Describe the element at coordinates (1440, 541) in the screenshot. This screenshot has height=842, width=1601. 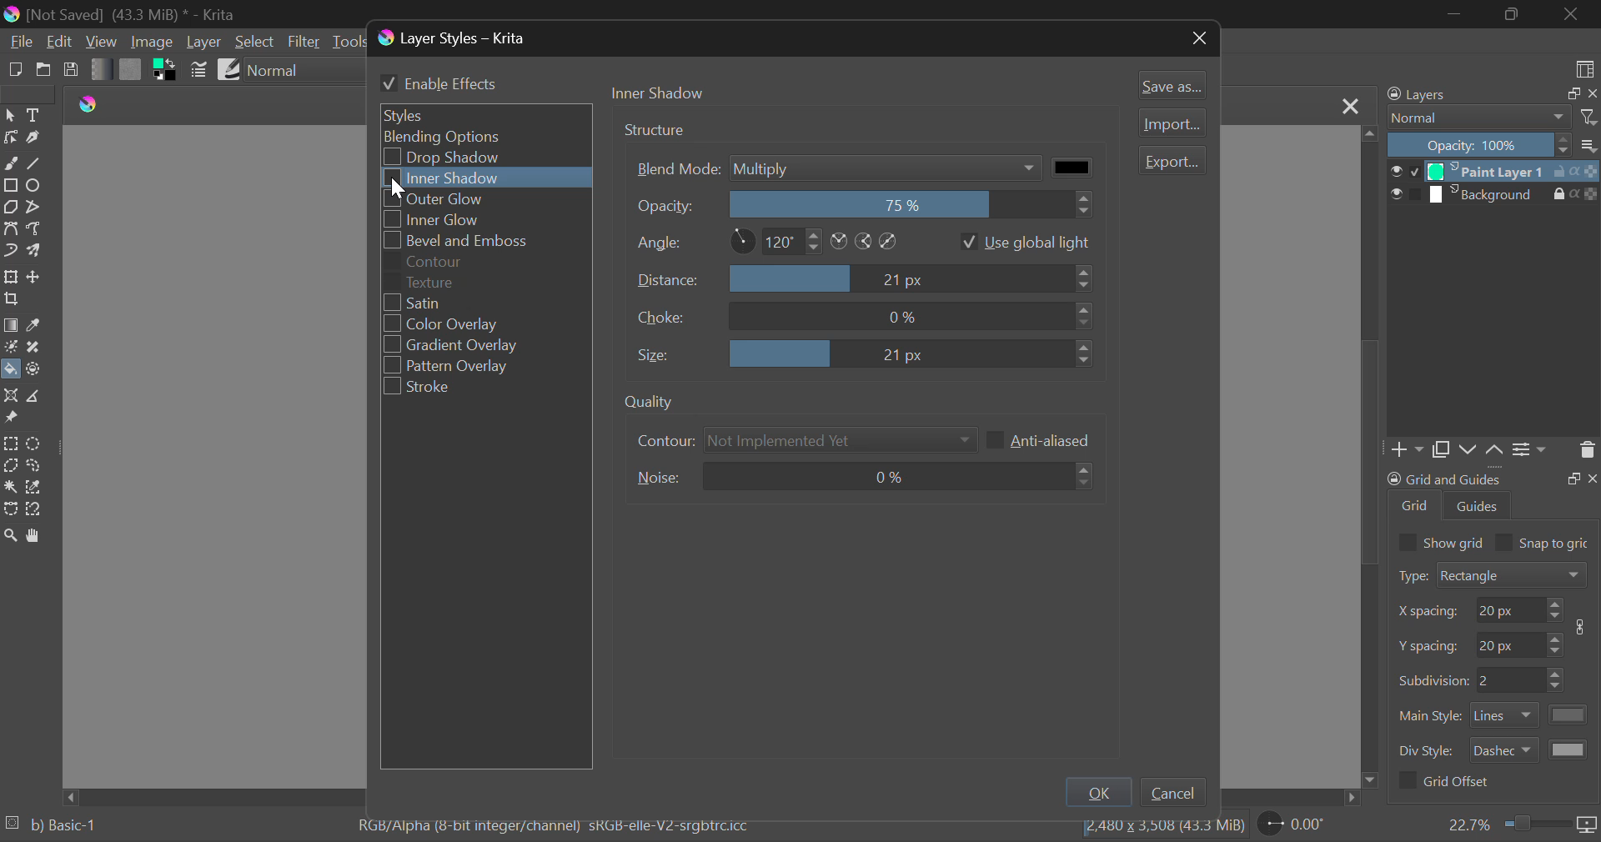
I see `Show grid` at that location.